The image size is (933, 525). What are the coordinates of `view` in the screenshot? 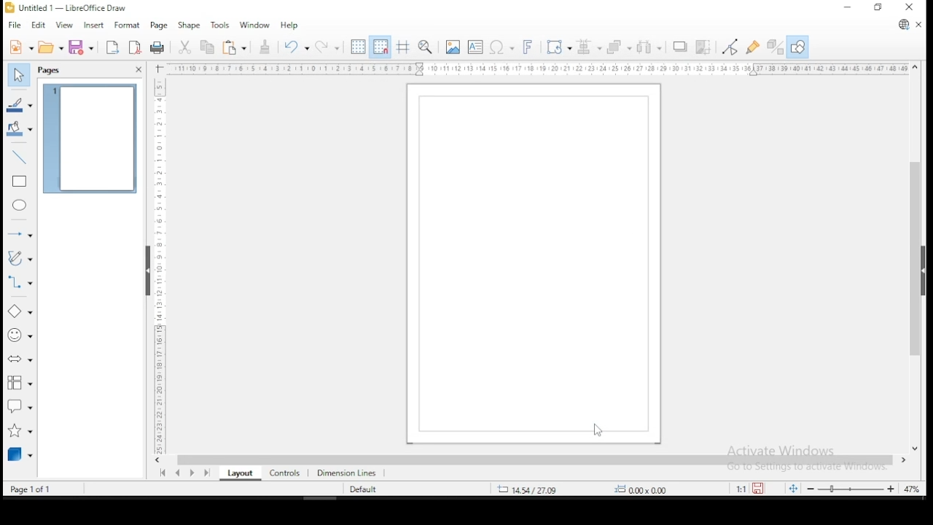 It's located at (65, 26).